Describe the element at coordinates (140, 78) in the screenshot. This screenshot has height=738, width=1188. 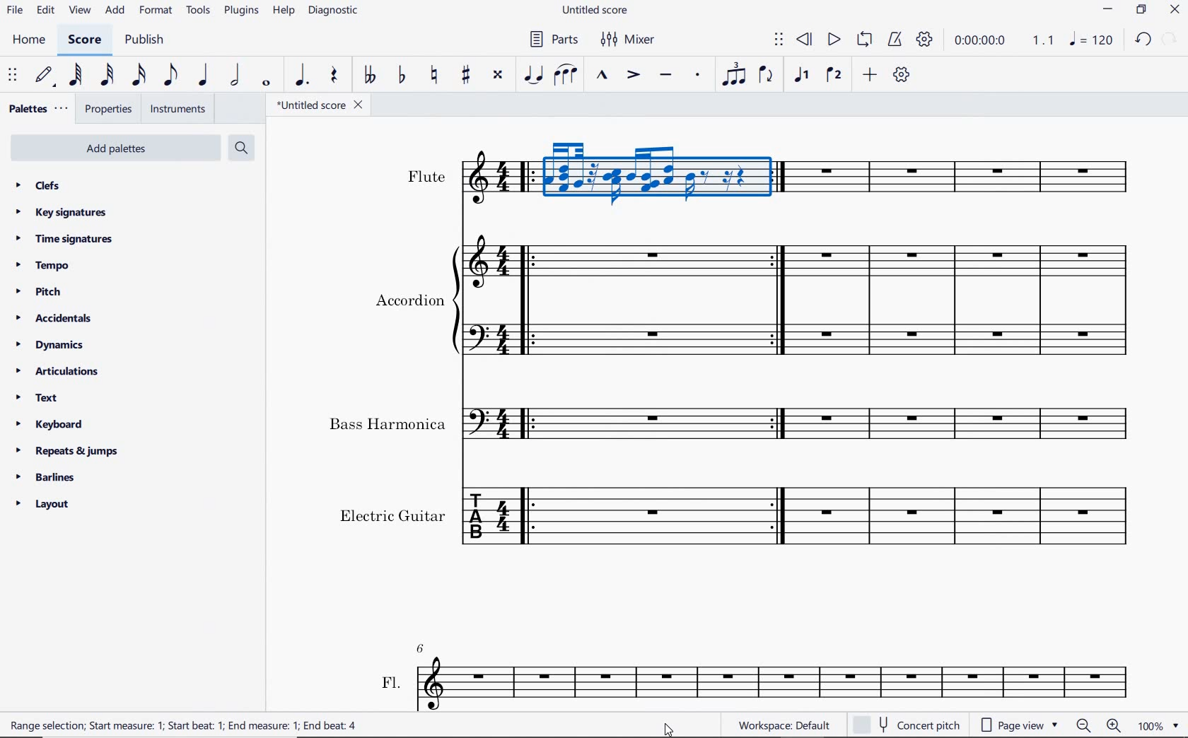
I see `16th note` at that location.